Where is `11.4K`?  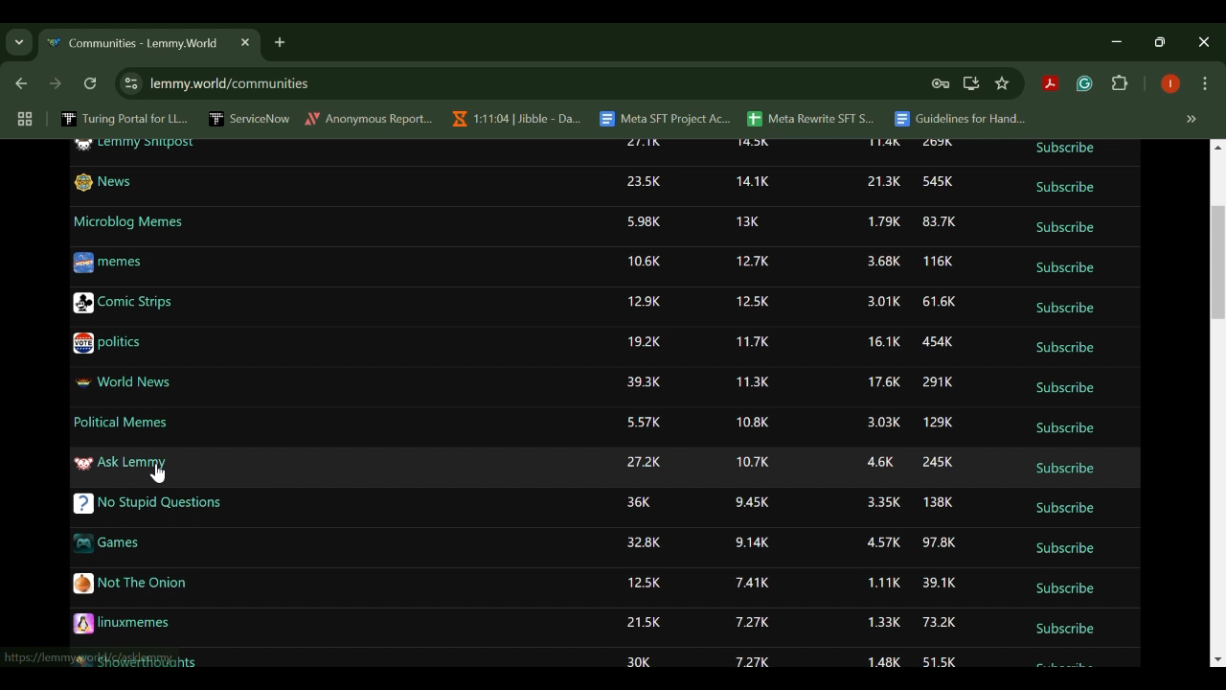 11.4K is located at coordinates (883, 142).